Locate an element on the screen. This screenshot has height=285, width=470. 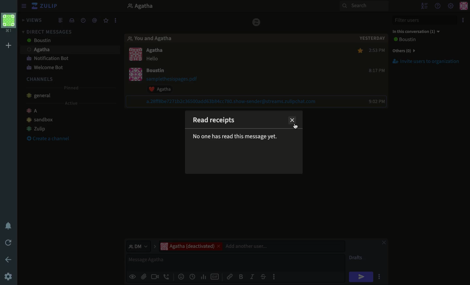
User is located at coordinates (147, 7).